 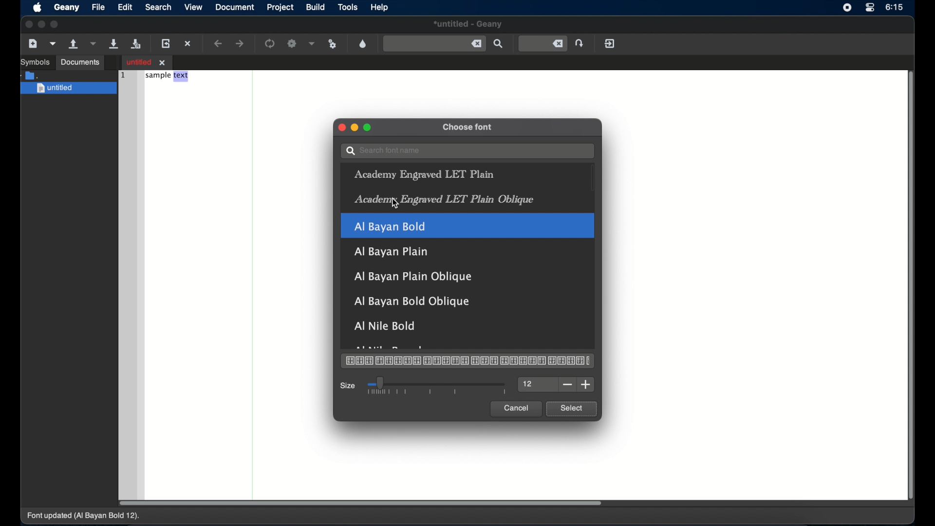 What do you see at coordinates (28, 24) in the screenshot?
I see `close` at bounding box center [28, 24].